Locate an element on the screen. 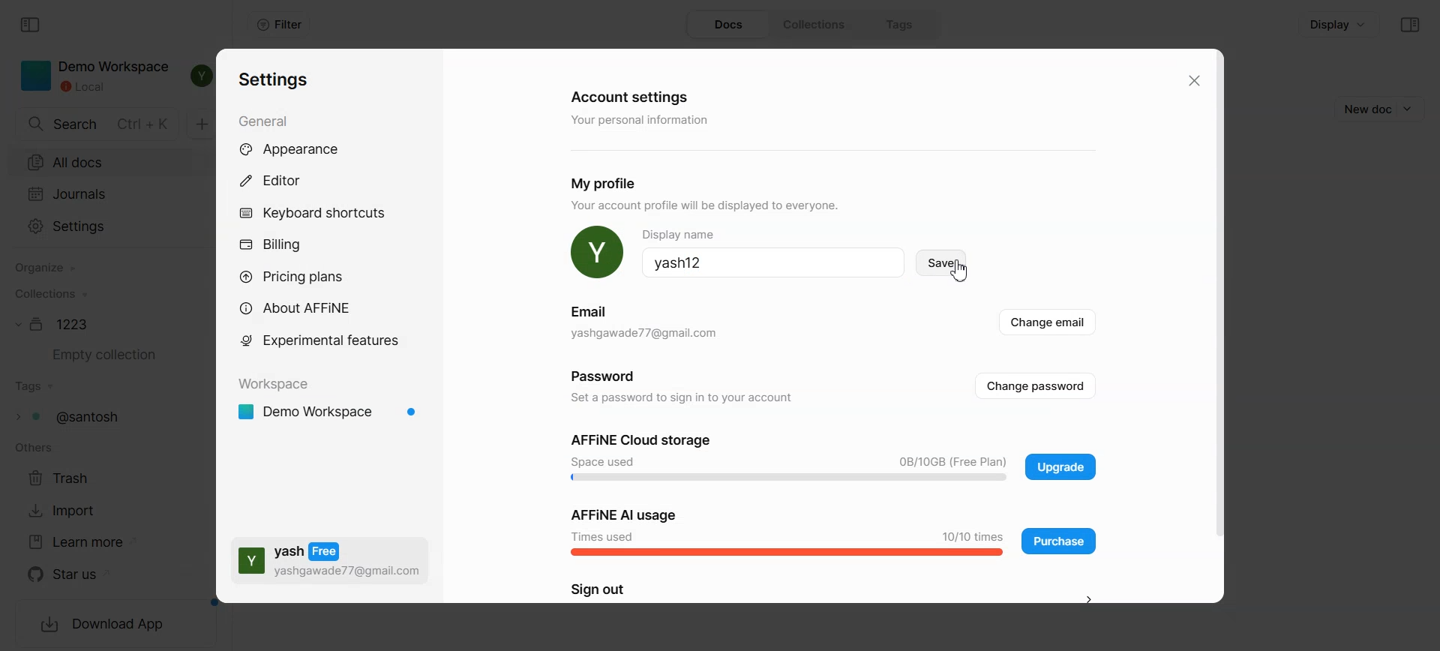 This screenshot has width=1440, height=651. Cursor is located at coordinates (961, 271).